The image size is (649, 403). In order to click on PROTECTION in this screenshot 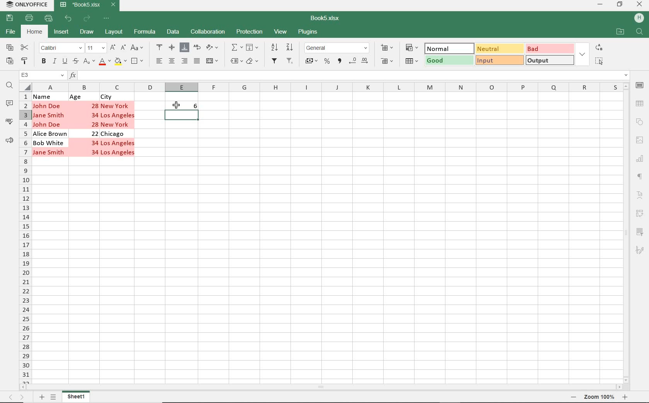, I will do `click(249, 32)`.